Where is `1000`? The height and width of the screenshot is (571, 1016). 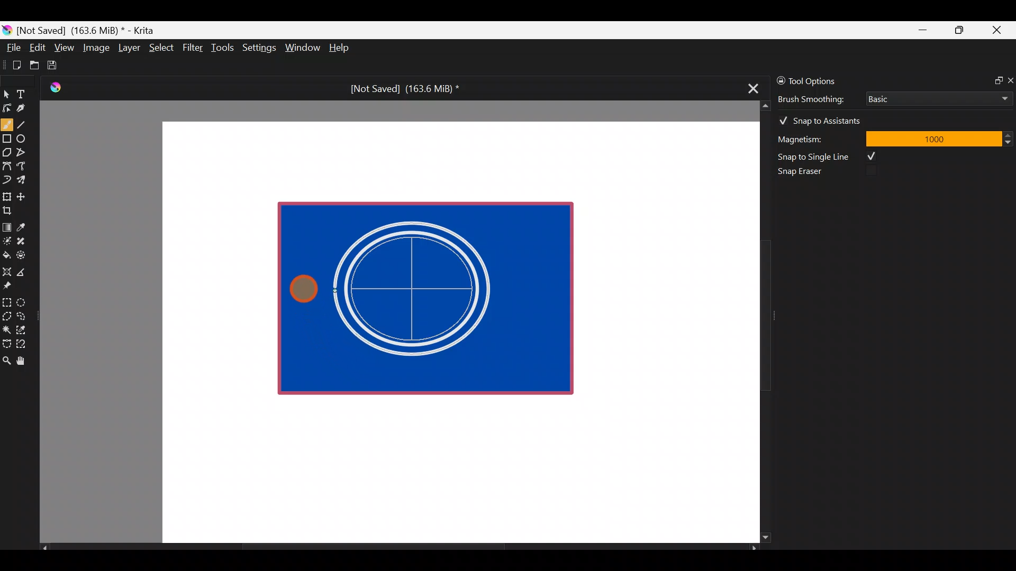 1000 is located at coordinates (933, 138).